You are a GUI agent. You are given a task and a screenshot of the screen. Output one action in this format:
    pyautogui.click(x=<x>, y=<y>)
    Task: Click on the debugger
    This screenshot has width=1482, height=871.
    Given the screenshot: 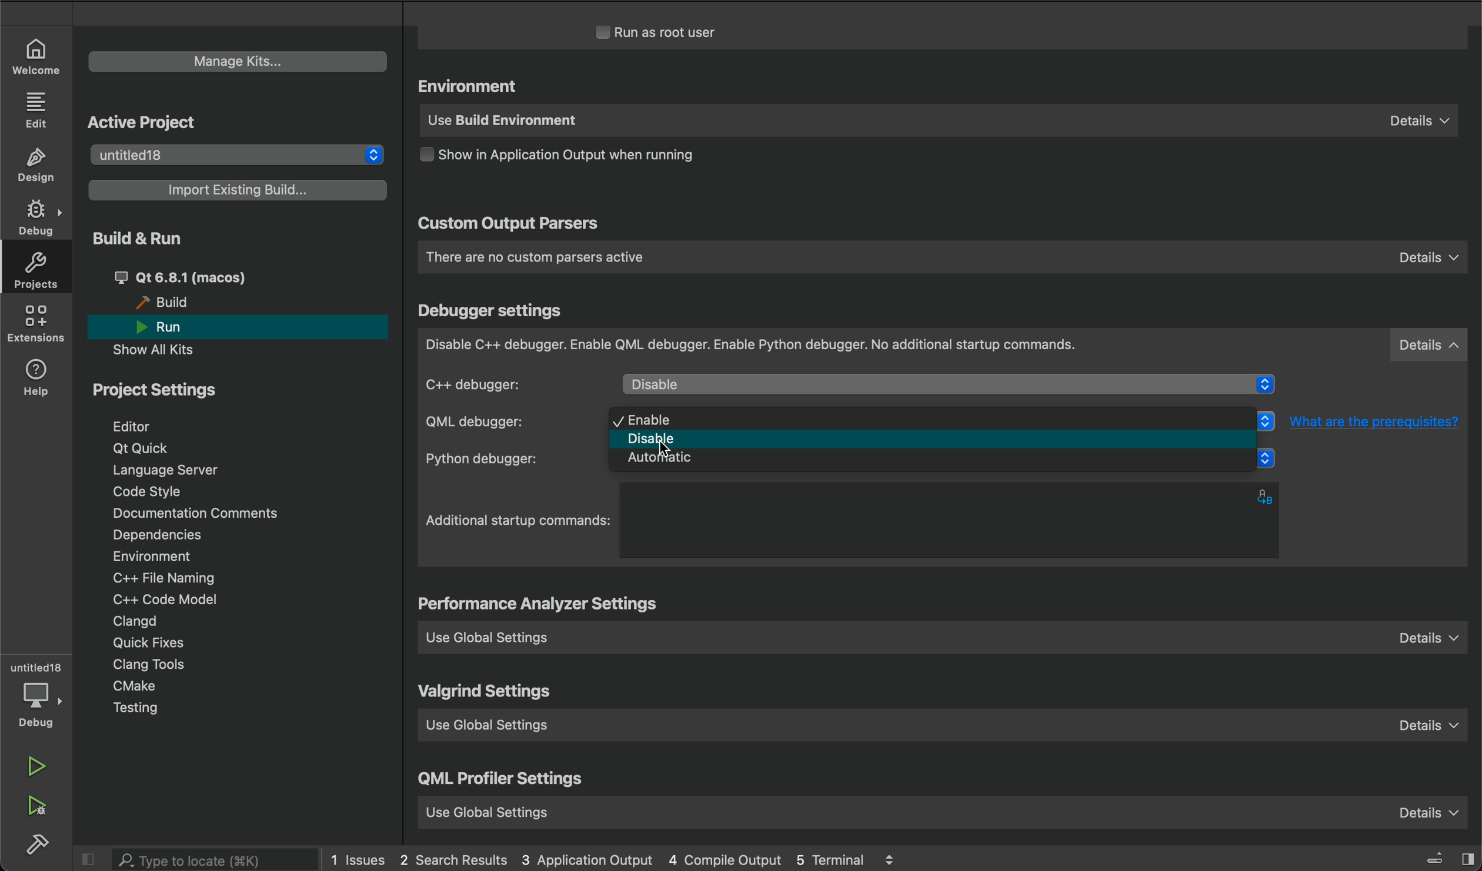 What is the action you would take?
    pyautogui.click(x=944, y=346)
    